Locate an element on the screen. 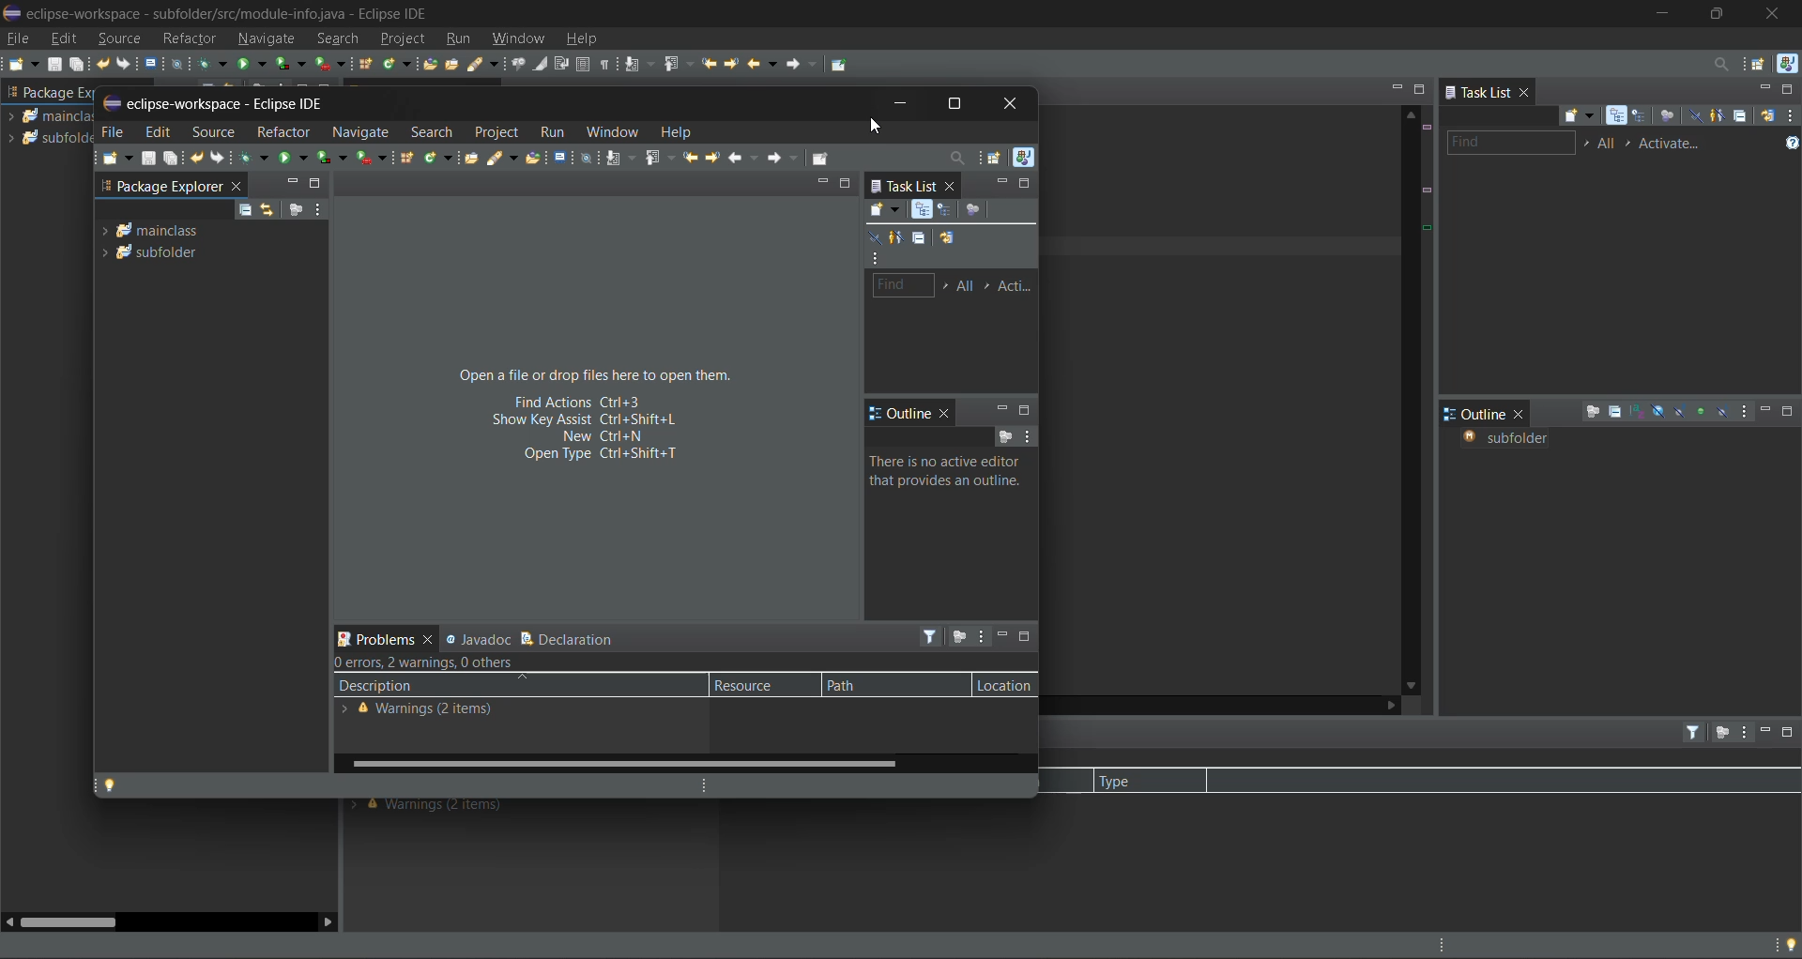 This screenshot has width=1802, height=959. edit task working sheets is located at coordinates (966, 284).